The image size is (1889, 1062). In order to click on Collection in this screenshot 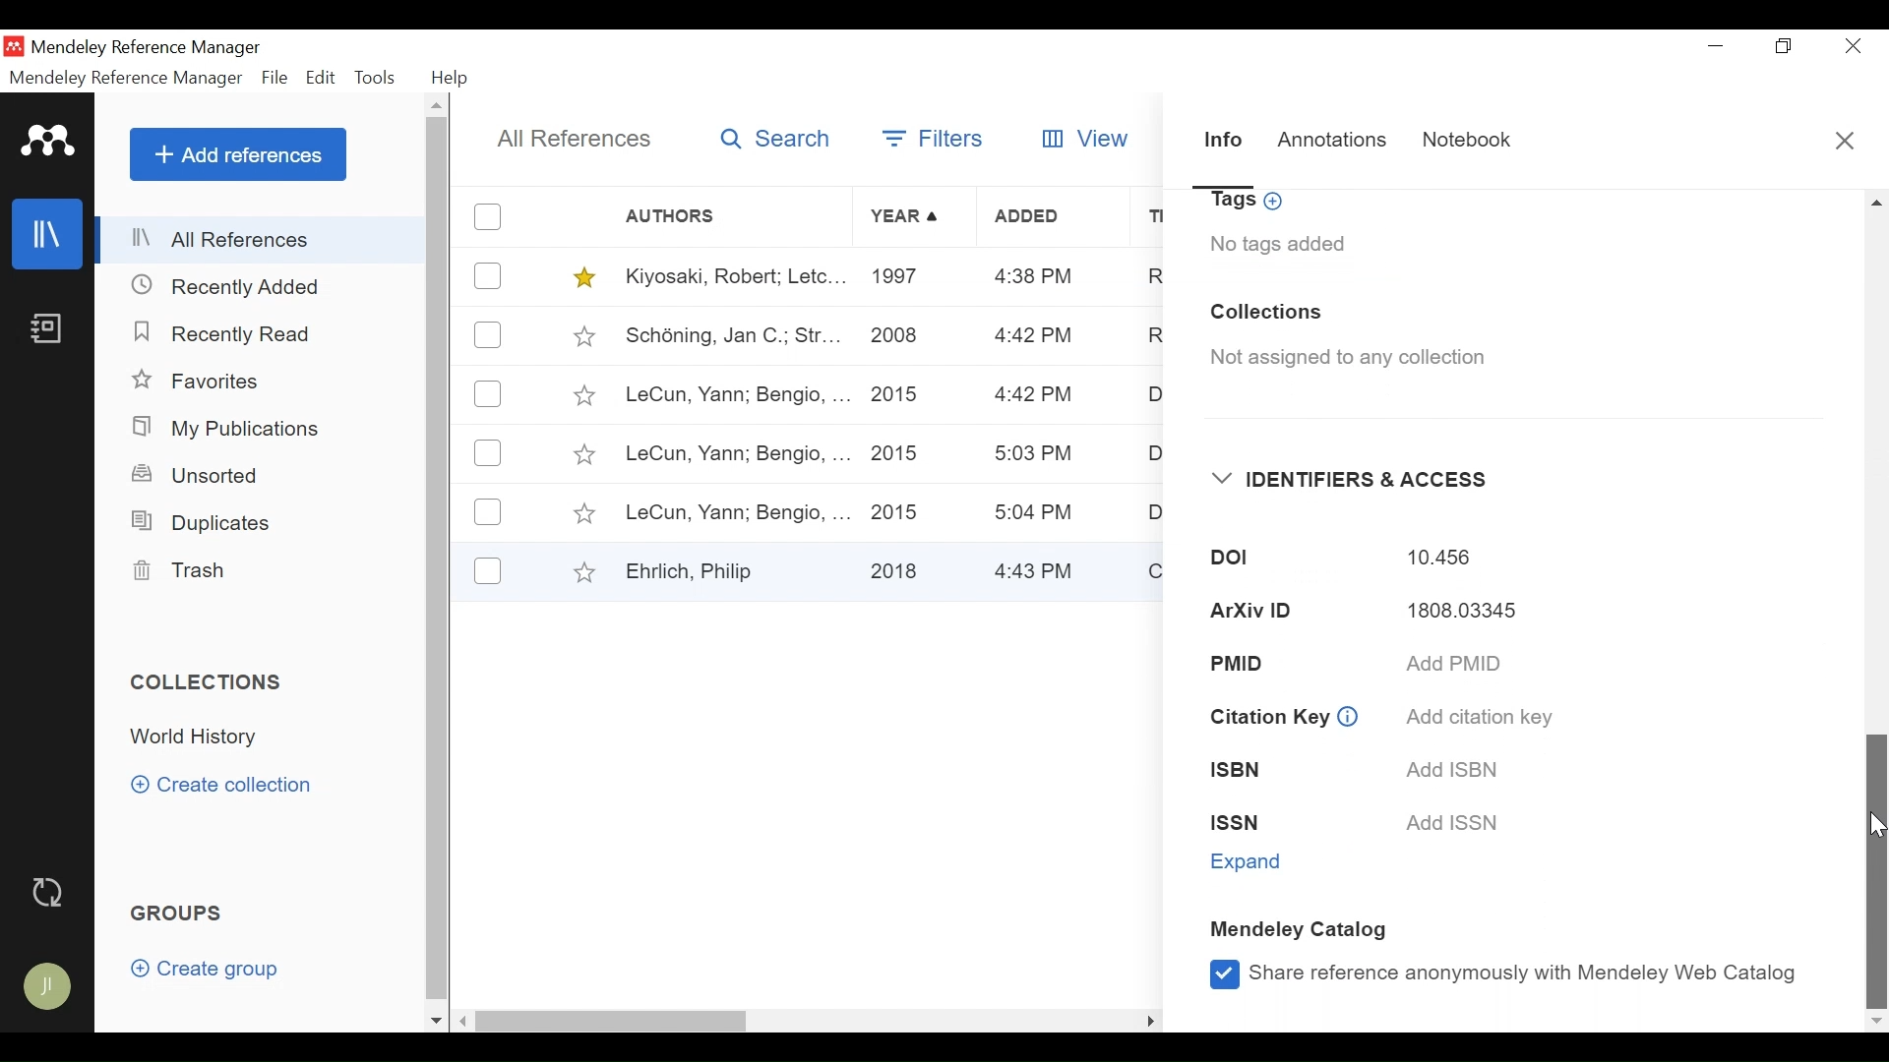, I will do `click(204, 737)`.